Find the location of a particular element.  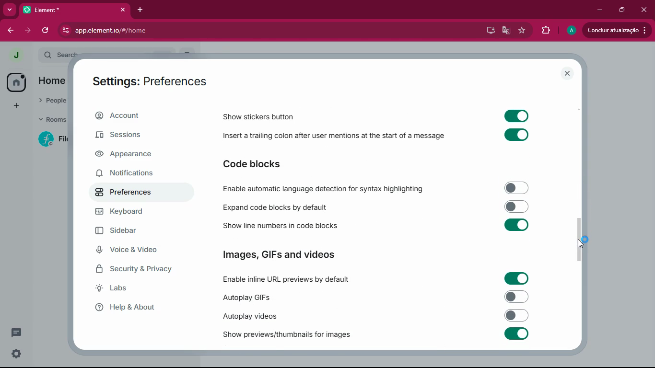

Toggle off is located at coordinates (516, 188).